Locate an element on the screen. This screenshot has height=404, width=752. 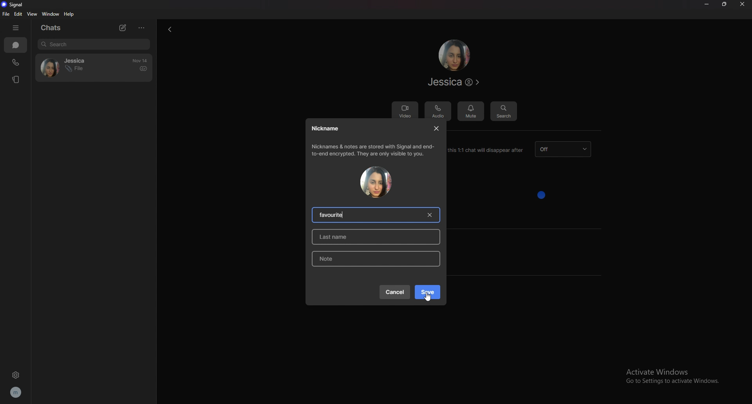
cancel is located at coordinates (394, 292).